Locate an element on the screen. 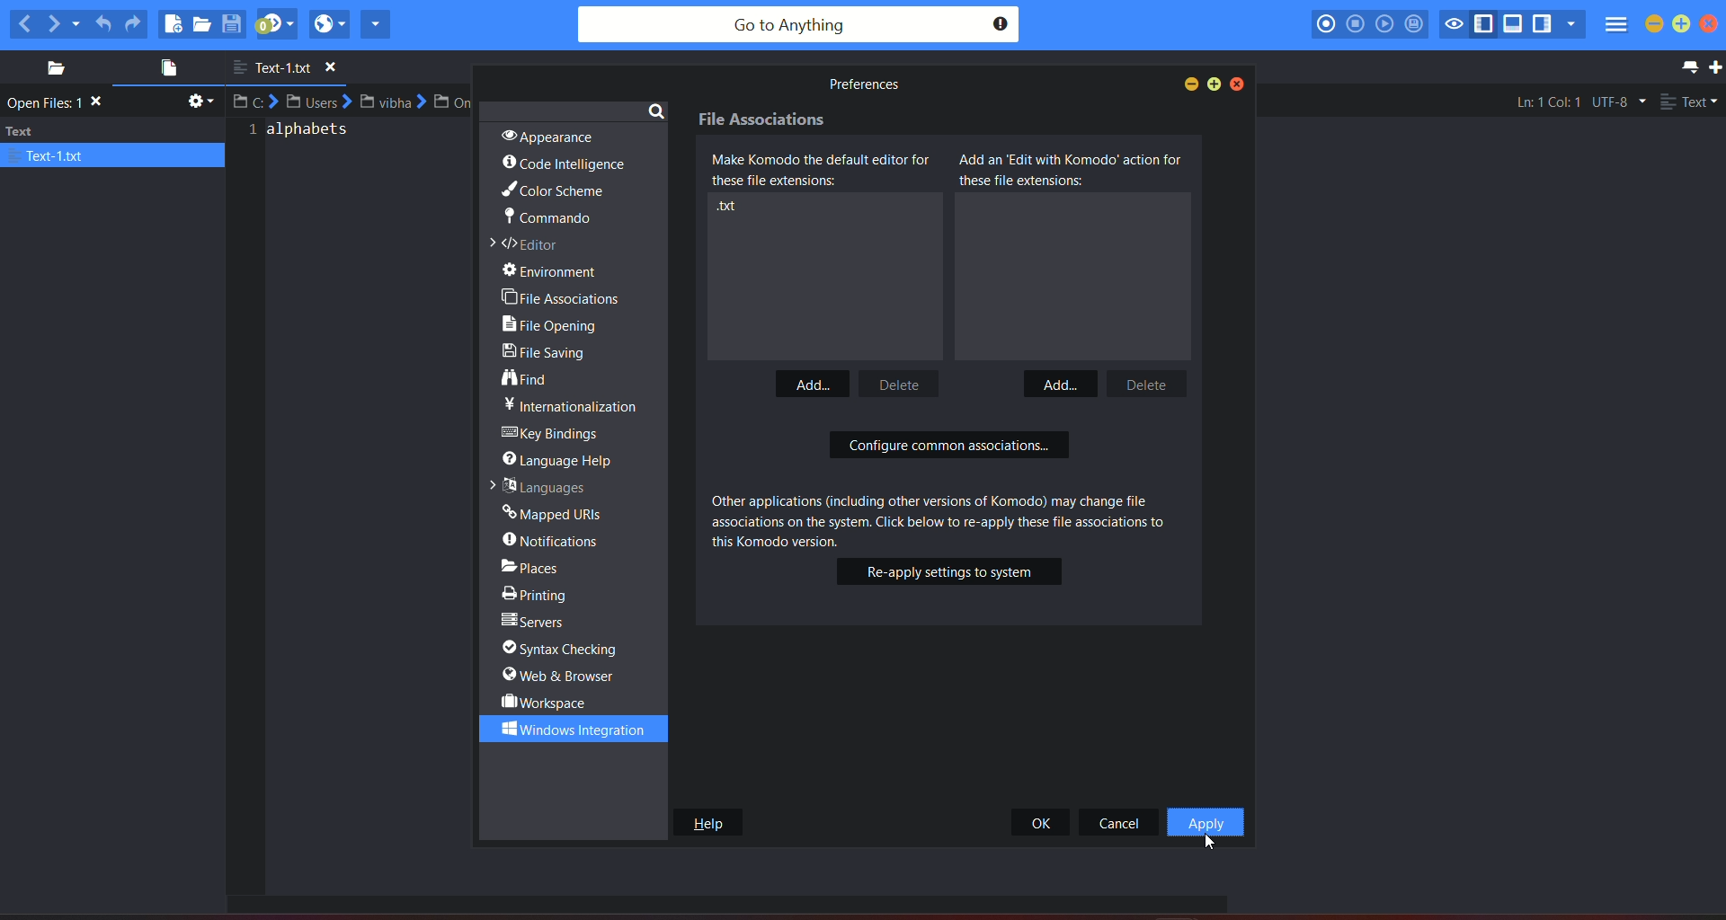 This screenshot has width=1726, height=920. key bridges is located at coordinates (554, 434).